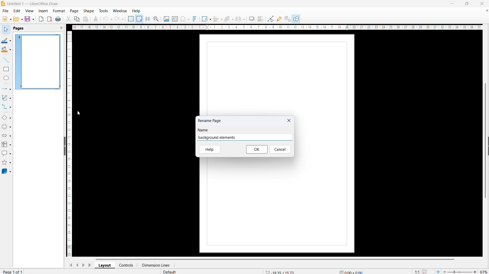 This screenshot has height=274, width=489. Describe the element at coordinates (166, 19) in the screenshot. I see `Insert image` at that location.